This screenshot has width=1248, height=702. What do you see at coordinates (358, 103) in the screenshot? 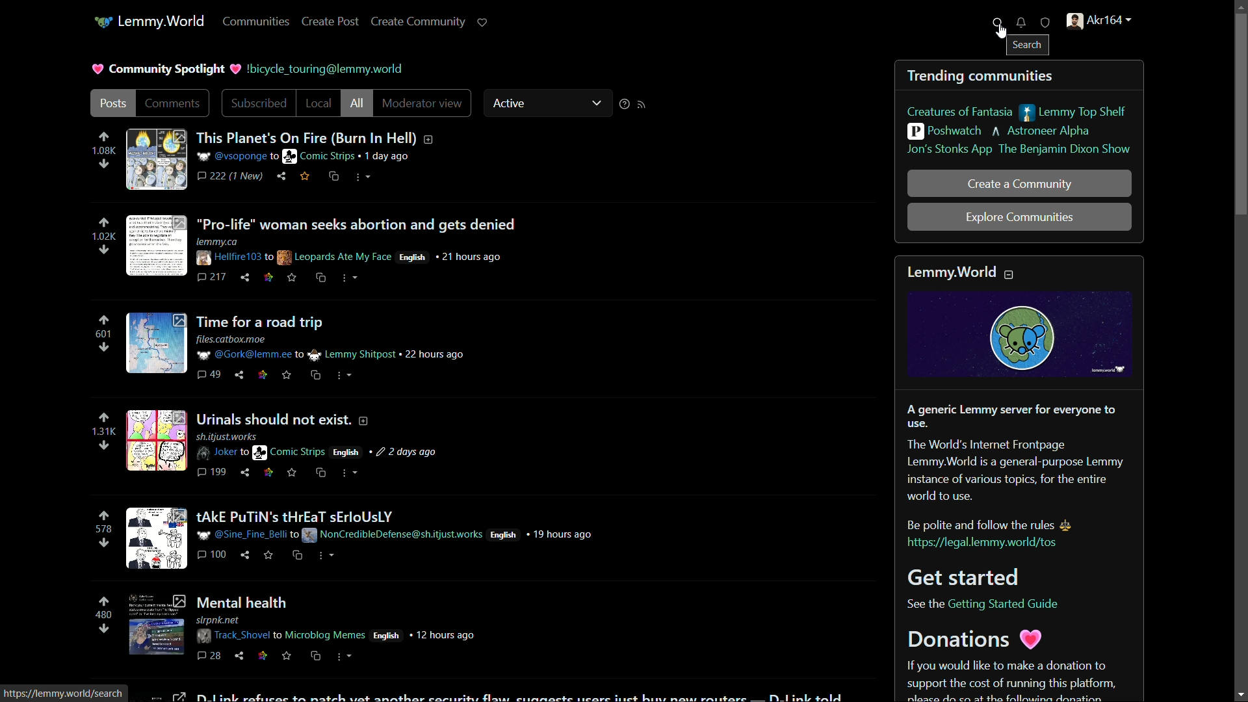
I see `all` at bounding box center [358, 103].